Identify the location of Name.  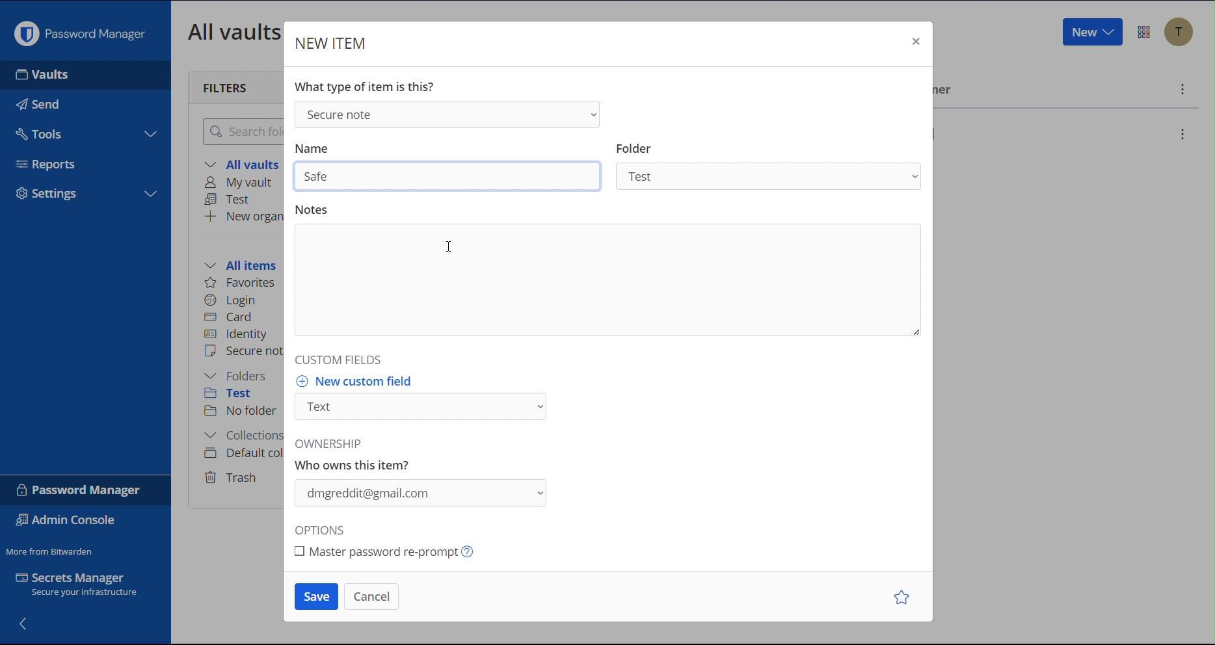
(312, 149).